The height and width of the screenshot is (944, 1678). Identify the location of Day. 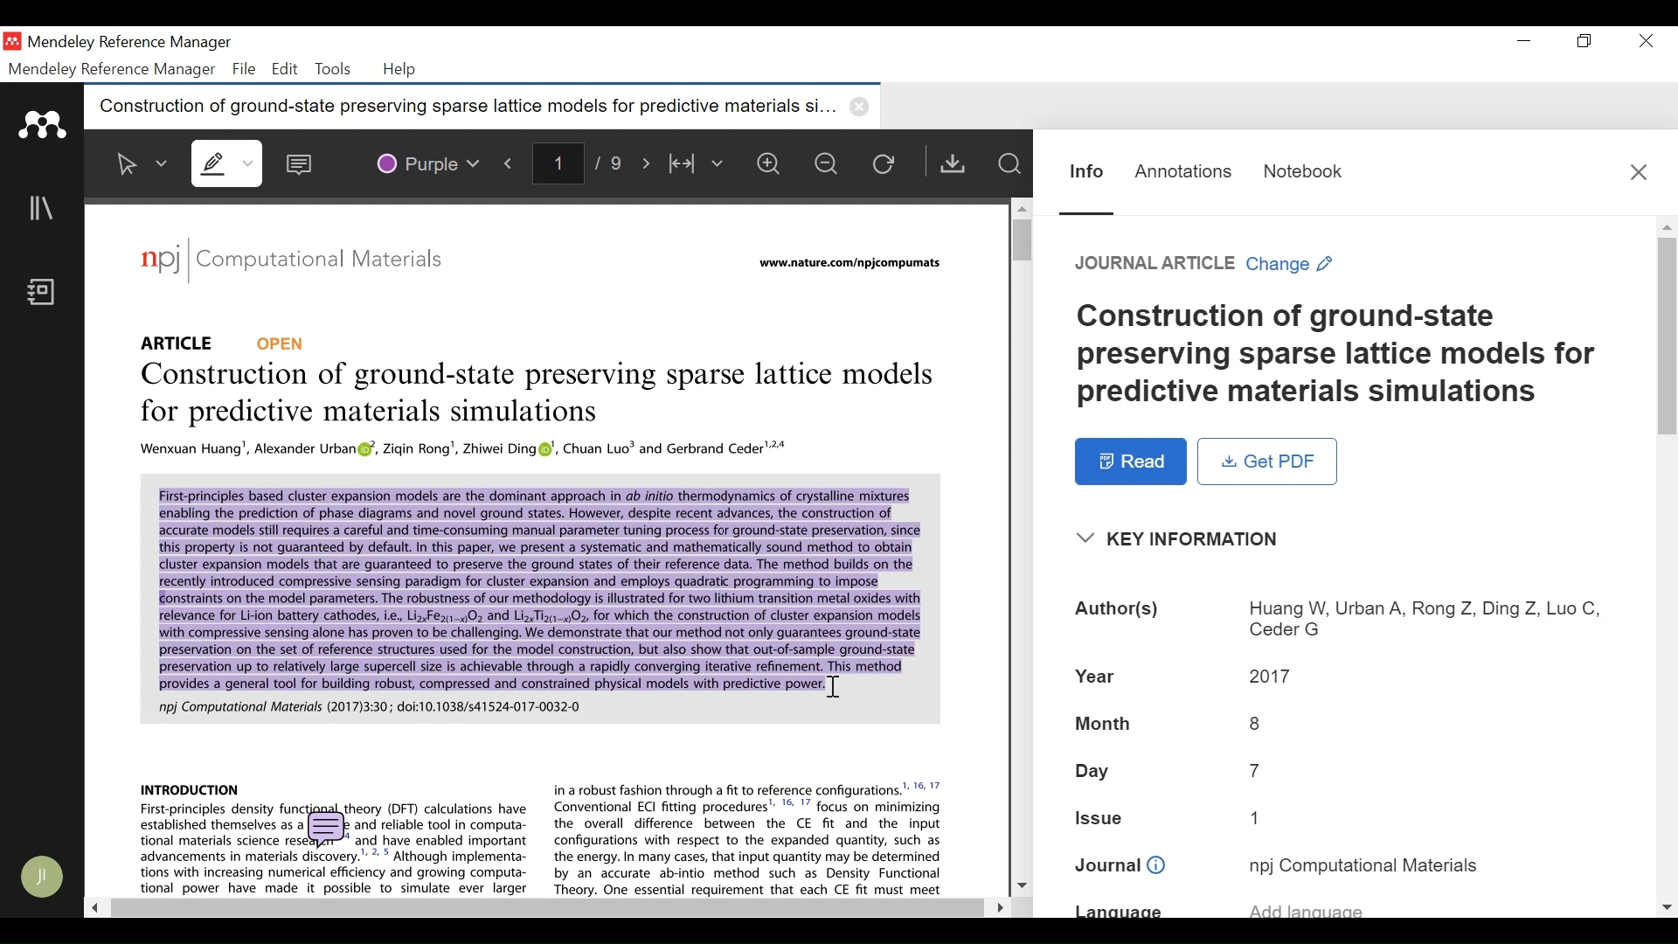
(1095, 772).